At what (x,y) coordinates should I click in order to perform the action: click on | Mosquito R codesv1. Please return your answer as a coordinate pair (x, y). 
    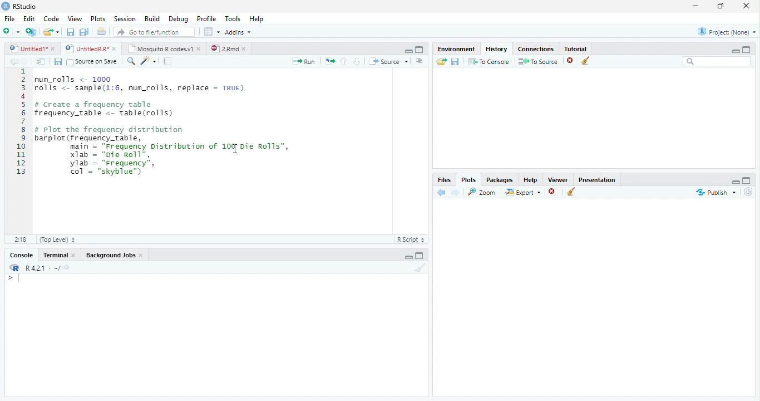
    Looking at the image, I should click on (164, 48).